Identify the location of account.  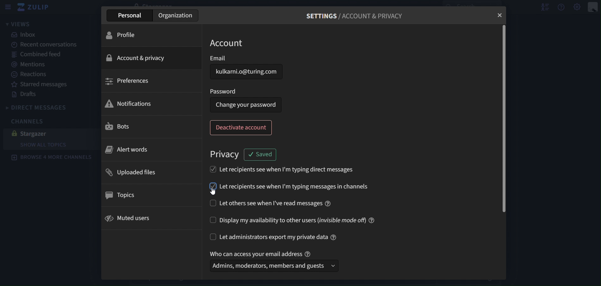
(227, 43).